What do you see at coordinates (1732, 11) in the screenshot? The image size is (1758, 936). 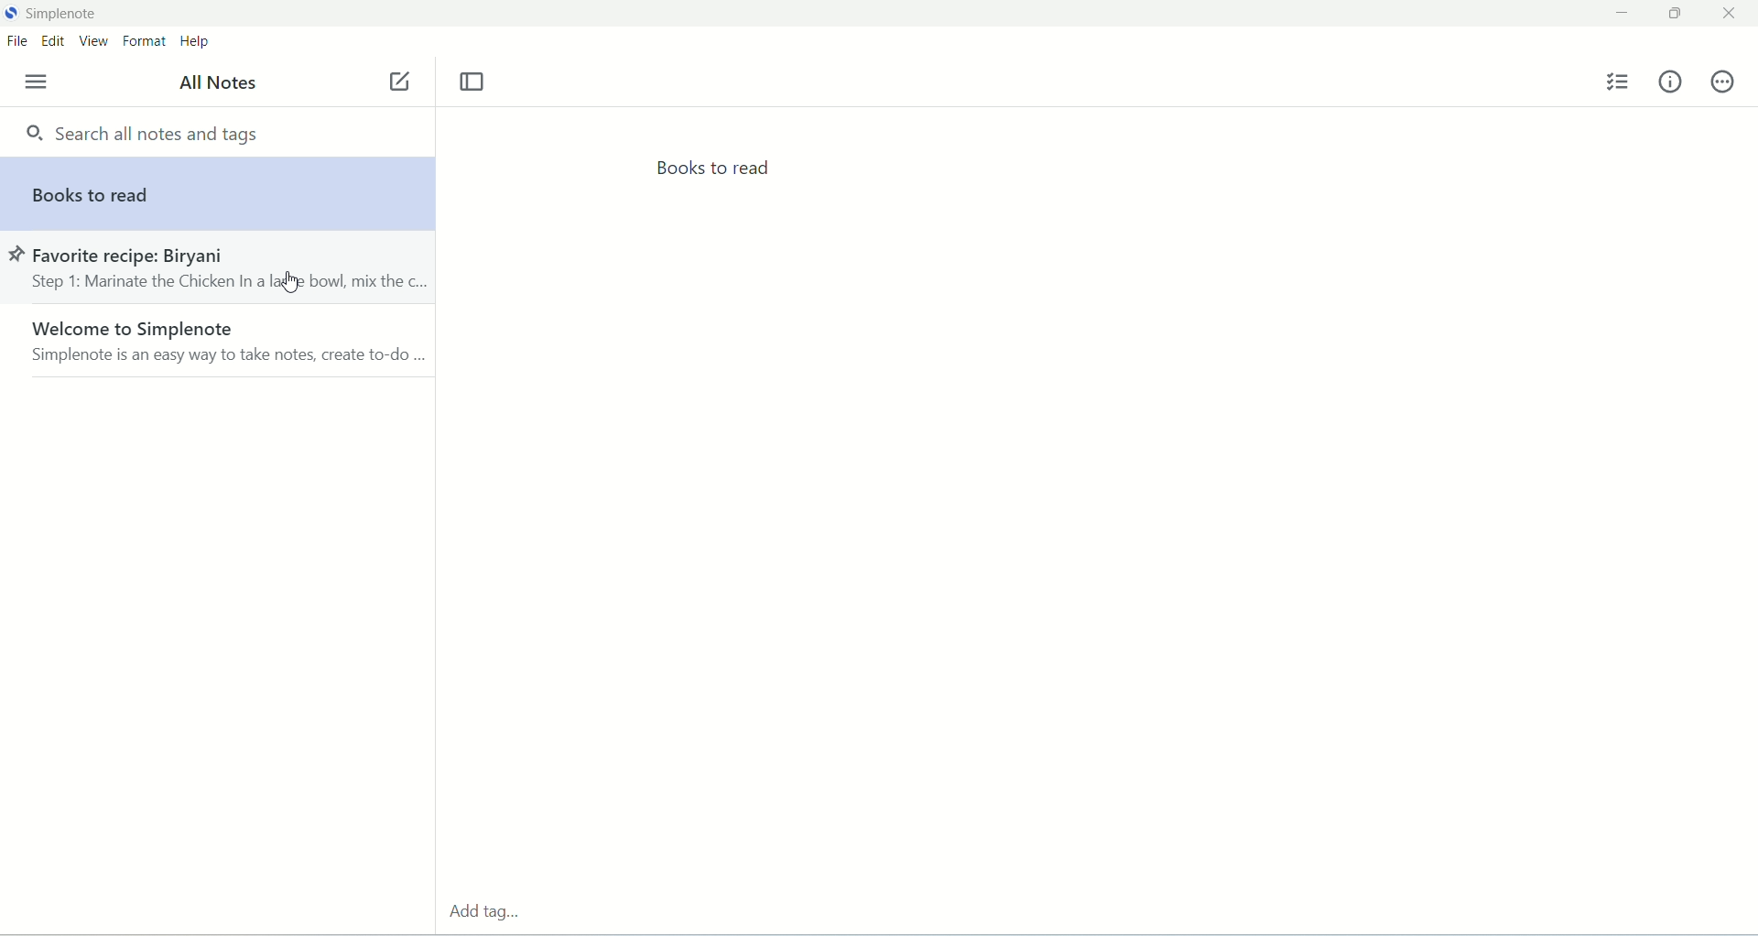 I see `close` at bounding box center [1732, 11].